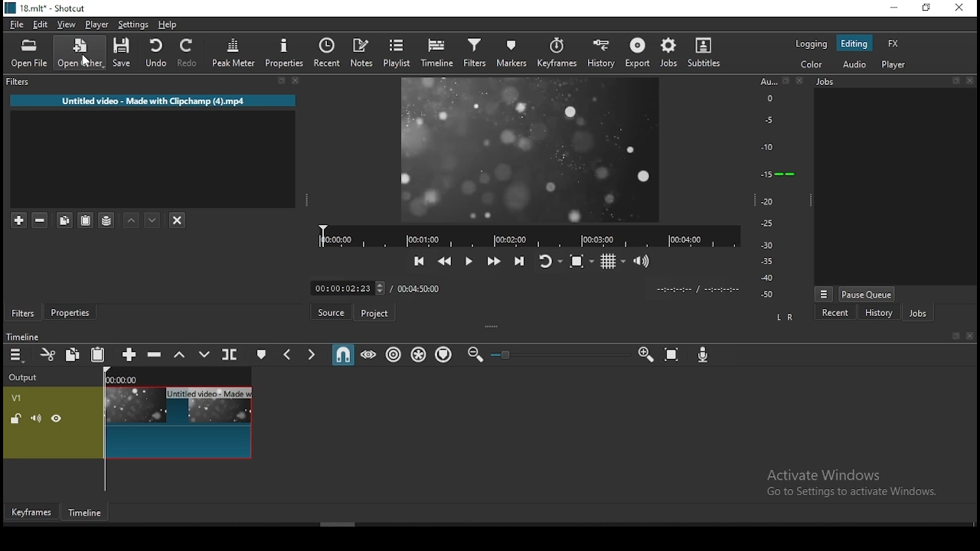 This screenshot has height=551, width=980. Describe the element at coordinates (331, 312) in the screenshot. I see `source` at that location.